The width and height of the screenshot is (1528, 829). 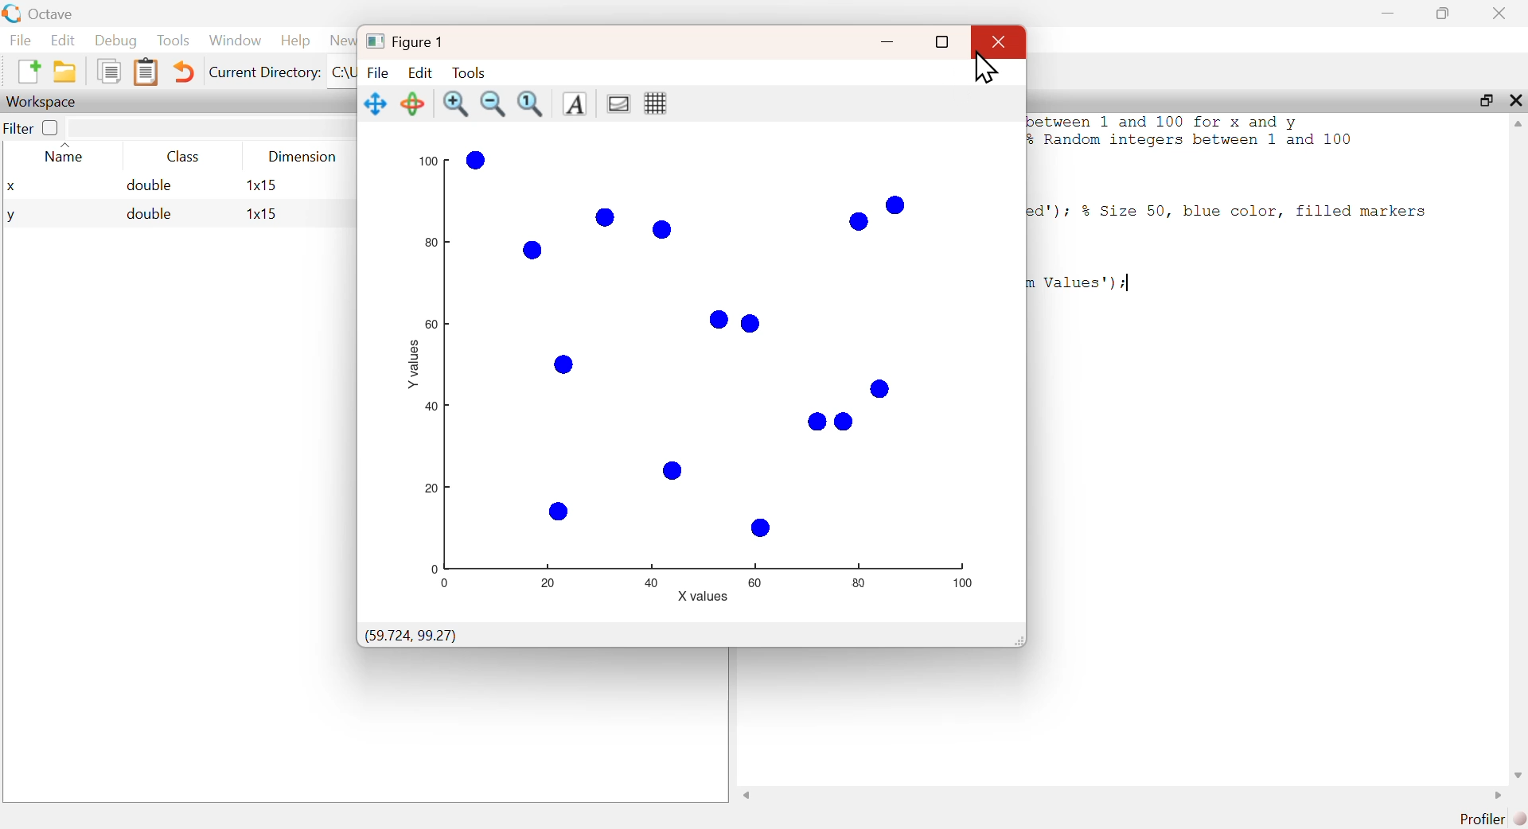 What do you see at coordinates (11, 216) in the screenshot?
I see `y` at bounding box center [11, 216].